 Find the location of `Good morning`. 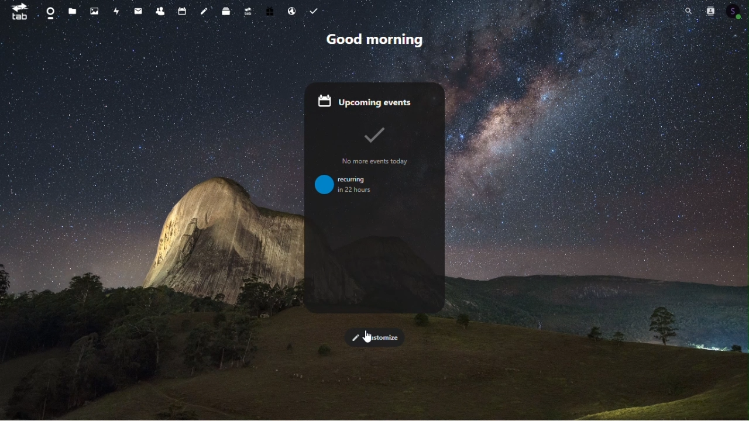

Good morning is located at coordinates (374, 40).